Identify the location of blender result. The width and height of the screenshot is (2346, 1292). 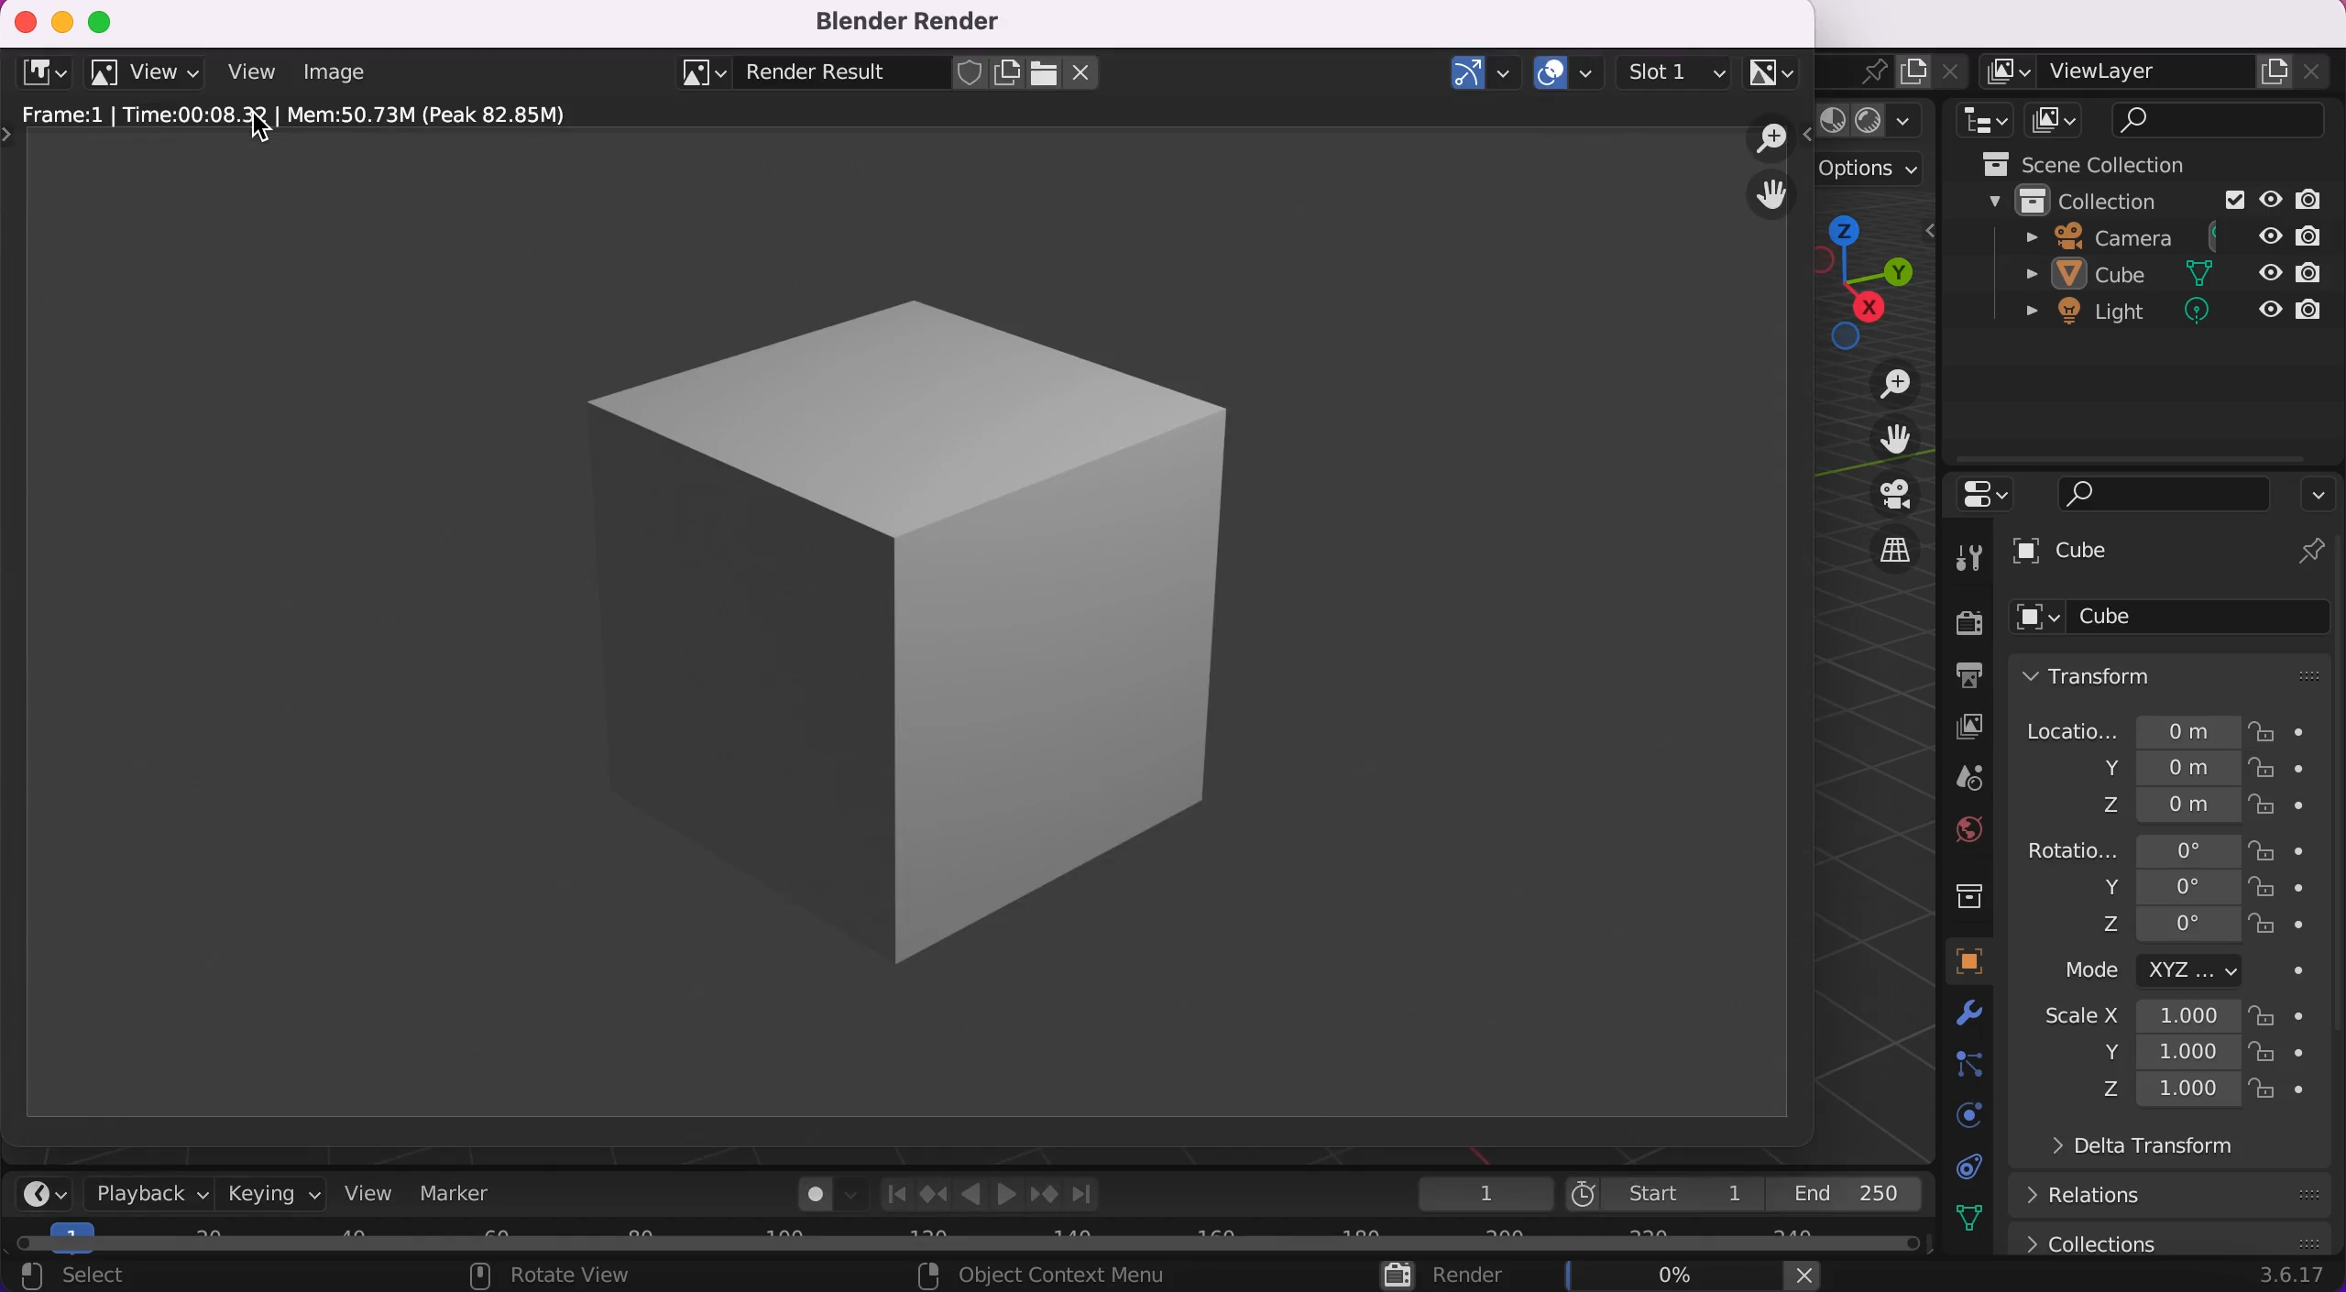
(840, 68).